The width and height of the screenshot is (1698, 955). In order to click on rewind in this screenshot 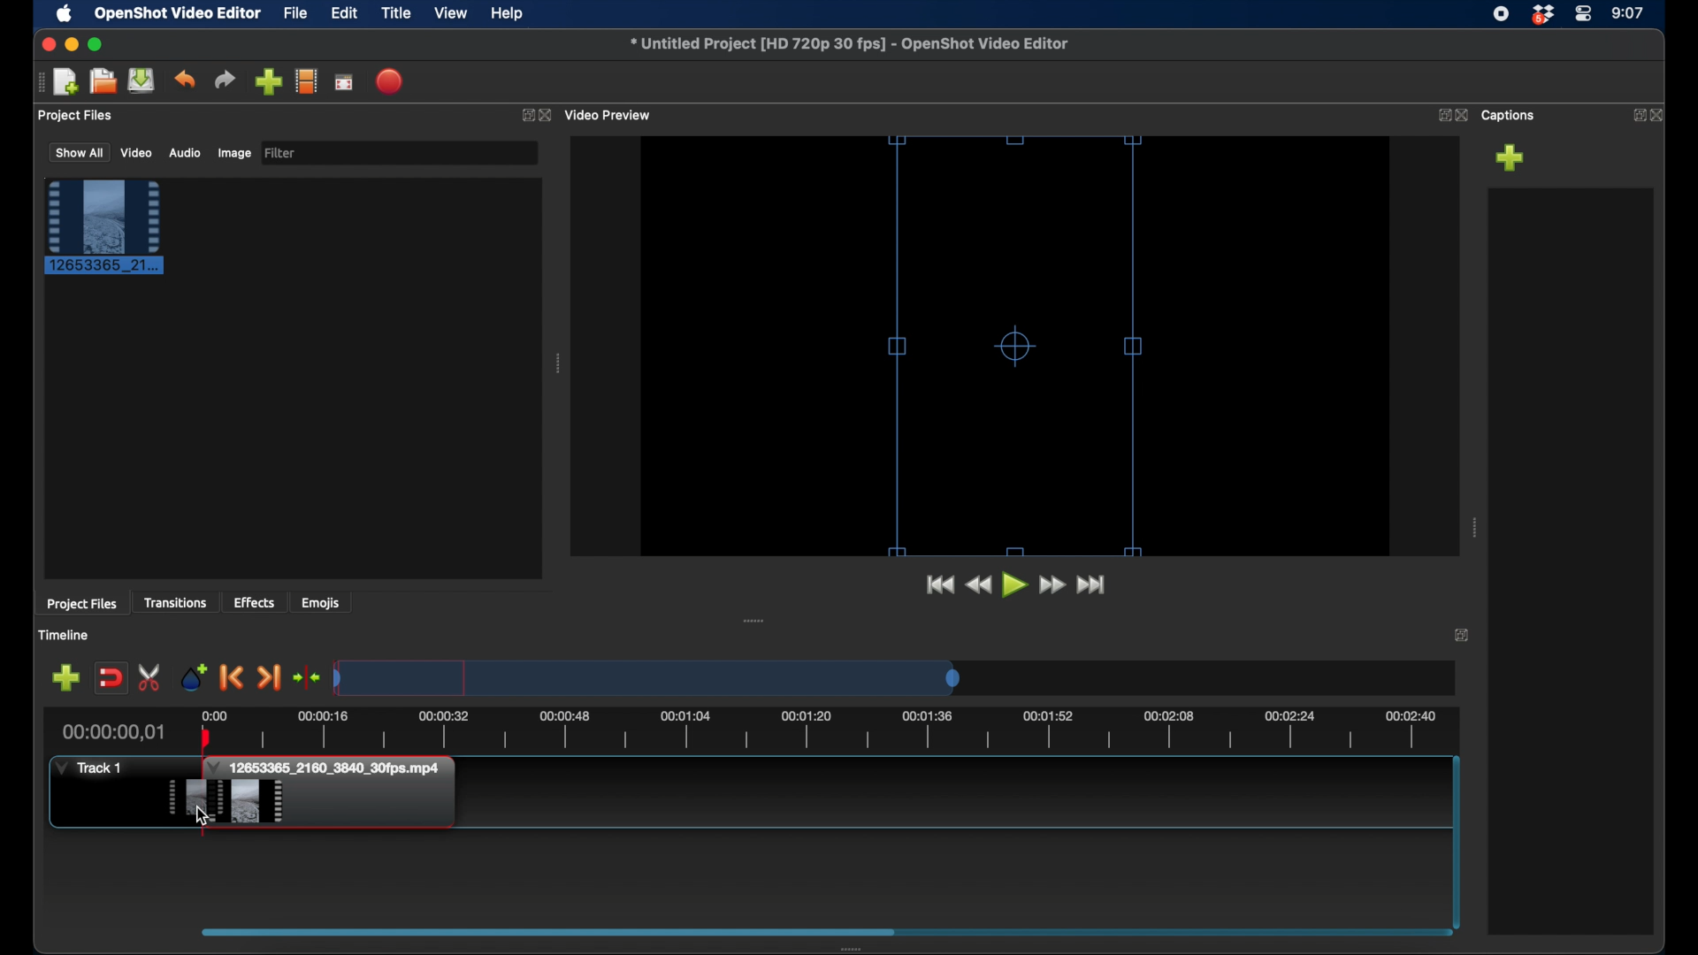, I will do `click(978, 584)`.